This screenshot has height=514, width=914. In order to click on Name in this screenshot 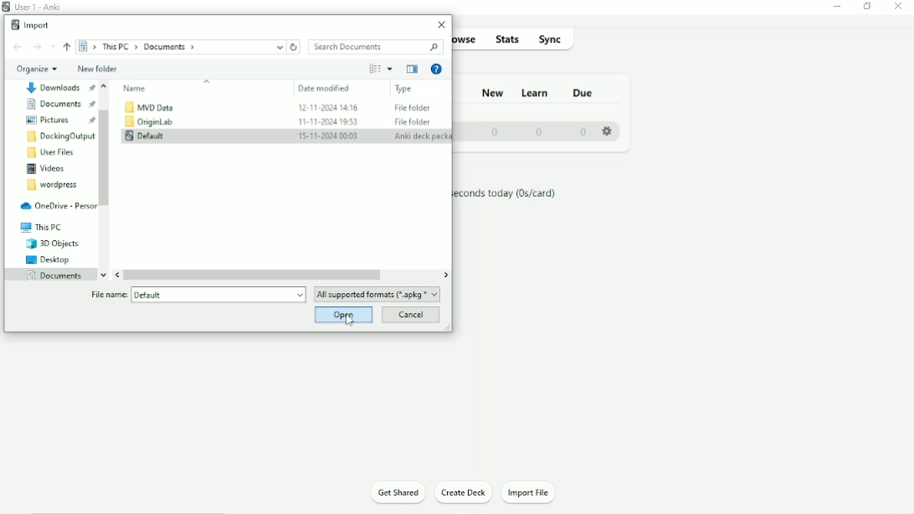, I will do `click(137, 88)`.